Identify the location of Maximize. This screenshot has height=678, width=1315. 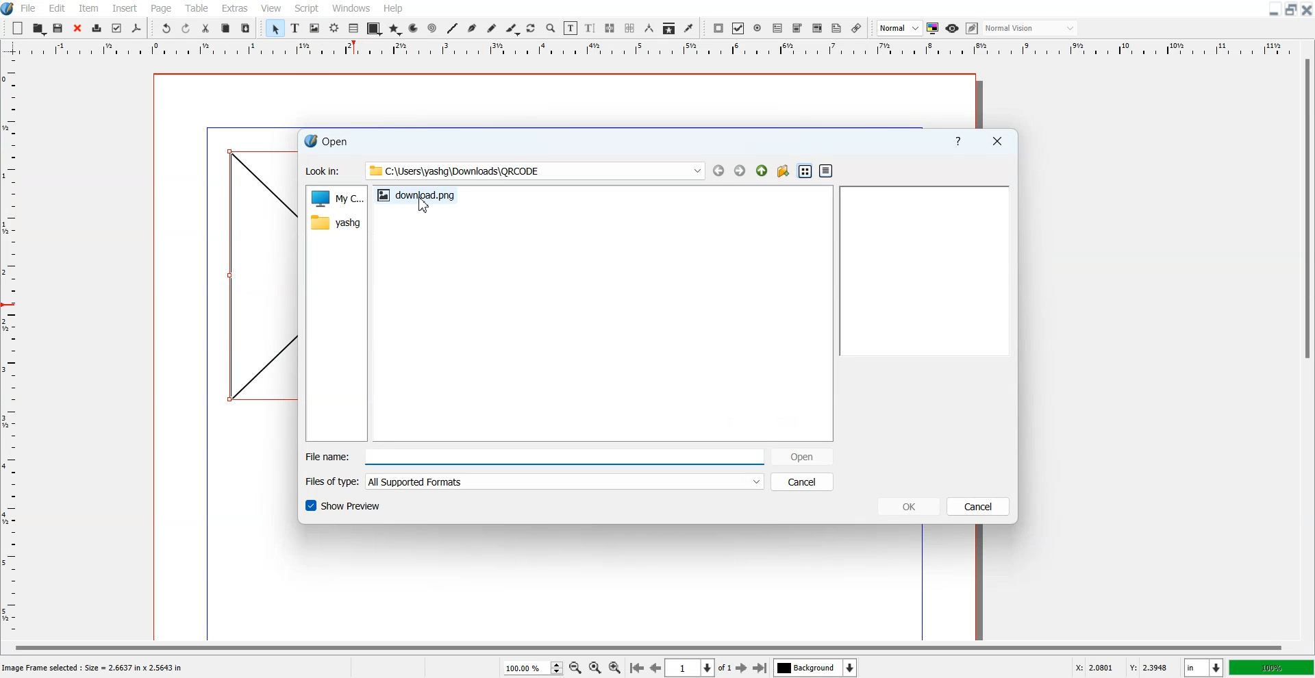
(1290, 10).